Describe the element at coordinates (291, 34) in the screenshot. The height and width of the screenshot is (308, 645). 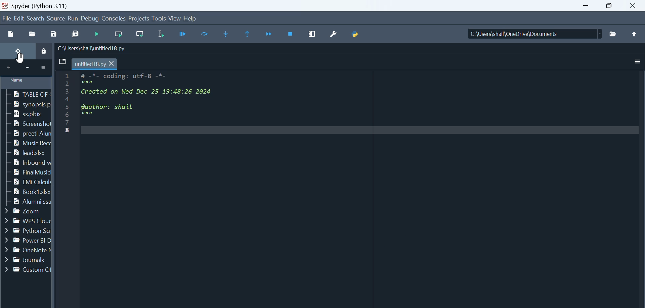
I see `Stop debugging` at that location.